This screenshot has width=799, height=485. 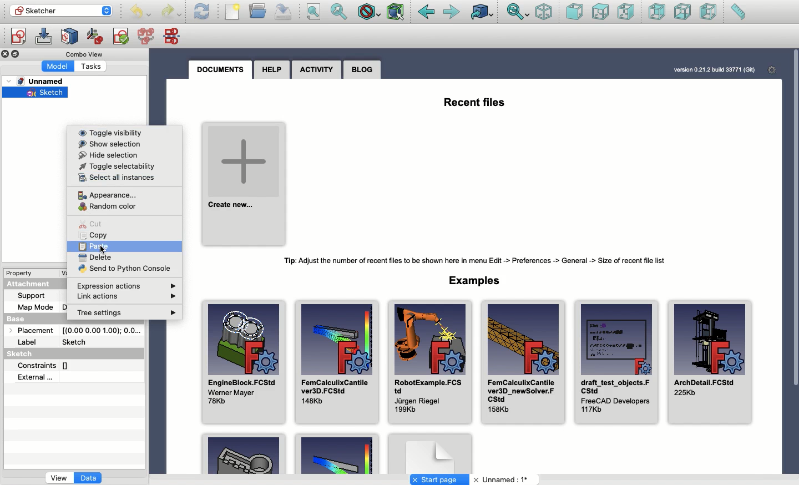 What do you see at coordinates (54, 10) in the screenshot?
I see `Sketcher` at bounding box center [54, 10].